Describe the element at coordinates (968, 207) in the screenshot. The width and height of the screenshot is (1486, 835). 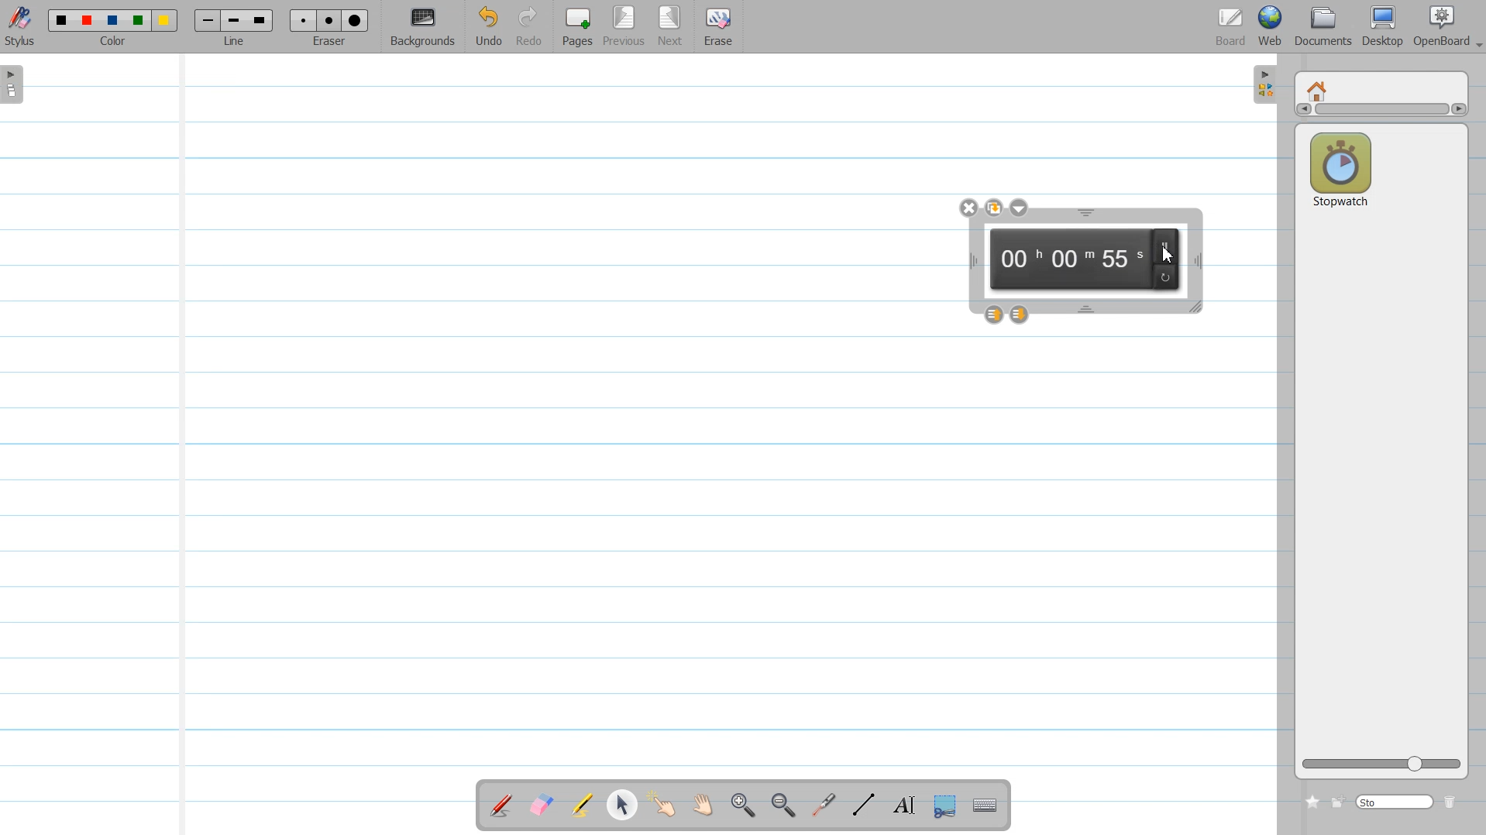
I see `close` at that location.